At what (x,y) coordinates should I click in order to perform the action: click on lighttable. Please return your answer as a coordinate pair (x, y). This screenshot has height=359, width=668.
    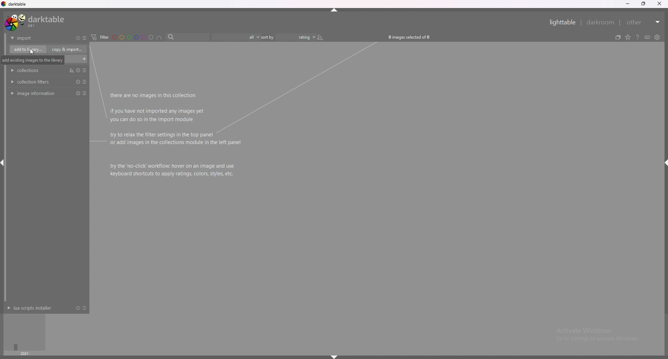
    Looking at the image, I should click on (564, 22).